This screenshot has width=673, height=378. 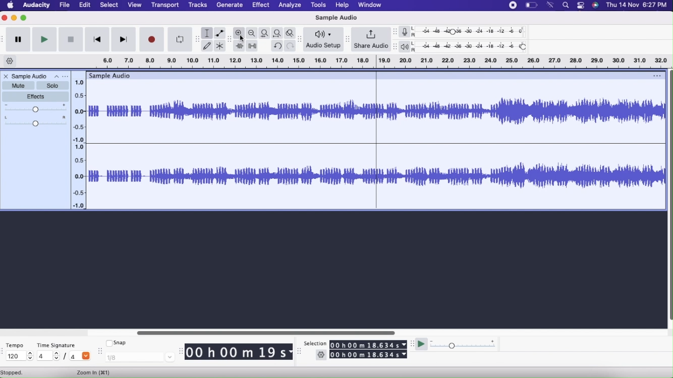 What do you see at coordinates (370, 5) in the screenshot?
I see `Window` at bounding box center [370, 5].